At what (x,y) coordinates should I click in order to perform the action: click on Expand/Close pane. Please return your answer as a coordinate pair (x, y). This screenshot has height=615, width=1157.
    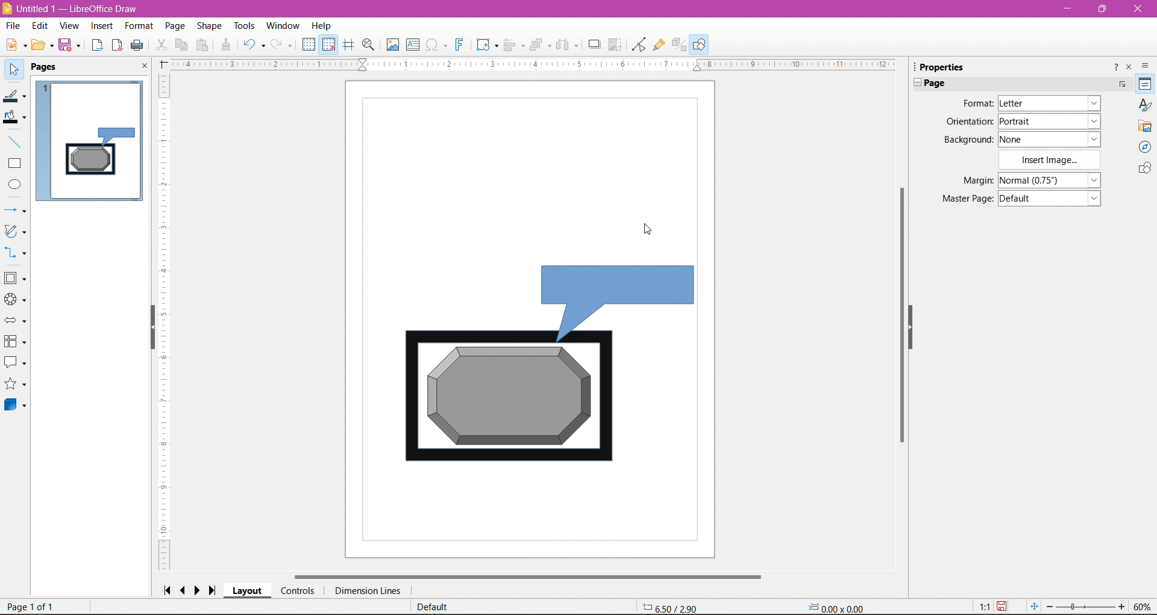
    Looking at the image, I should click on (915, 84).